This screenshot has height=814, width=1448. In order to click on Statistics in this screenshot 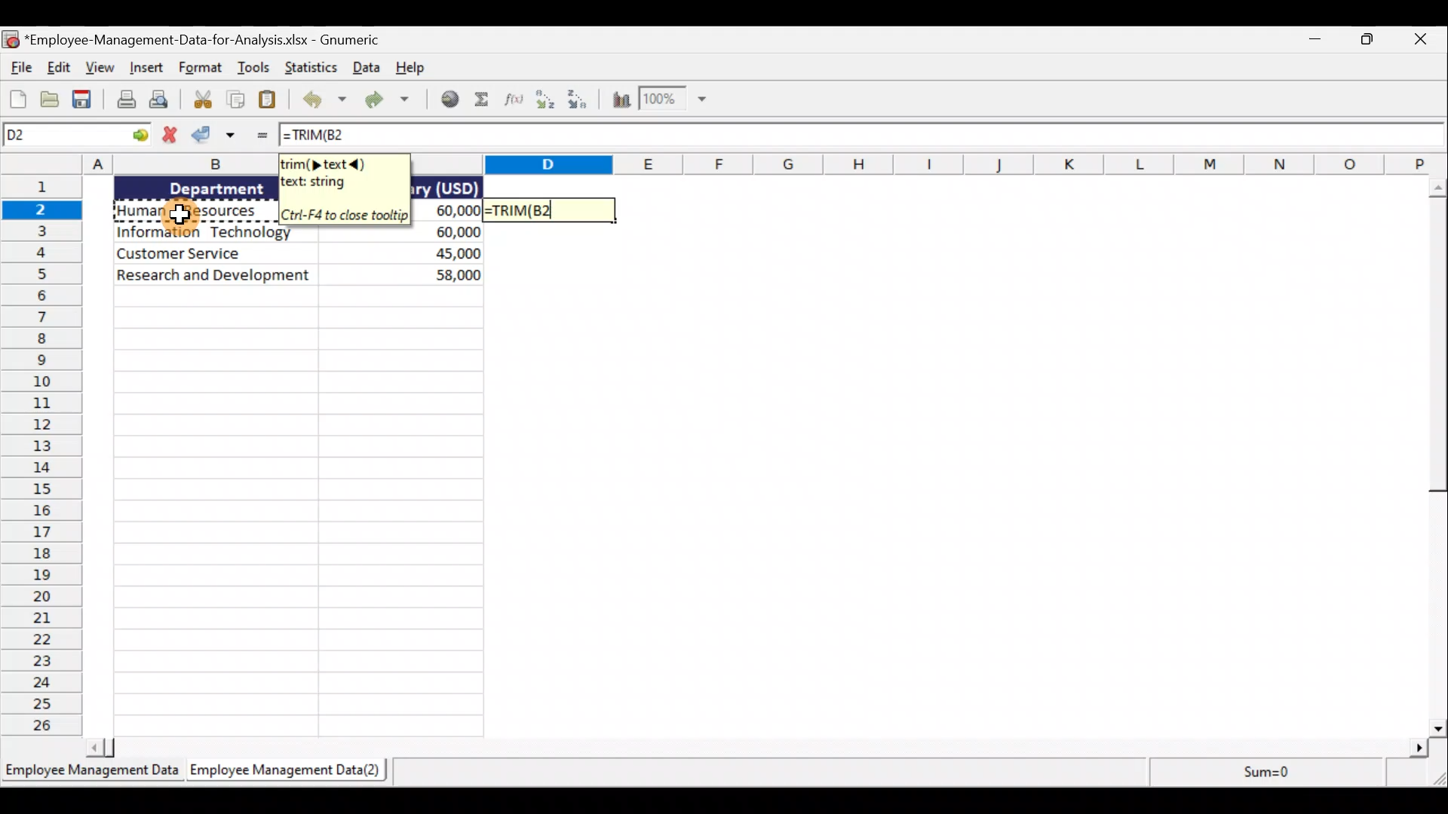, I will do `click(311, 68)`.